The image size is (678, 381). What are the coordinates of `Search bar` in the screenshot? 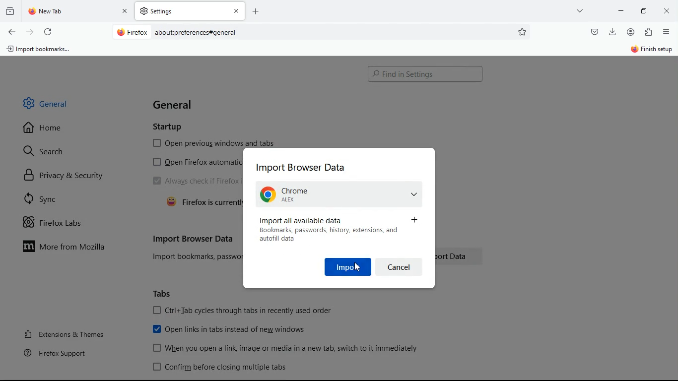 It's located at (322, 33).